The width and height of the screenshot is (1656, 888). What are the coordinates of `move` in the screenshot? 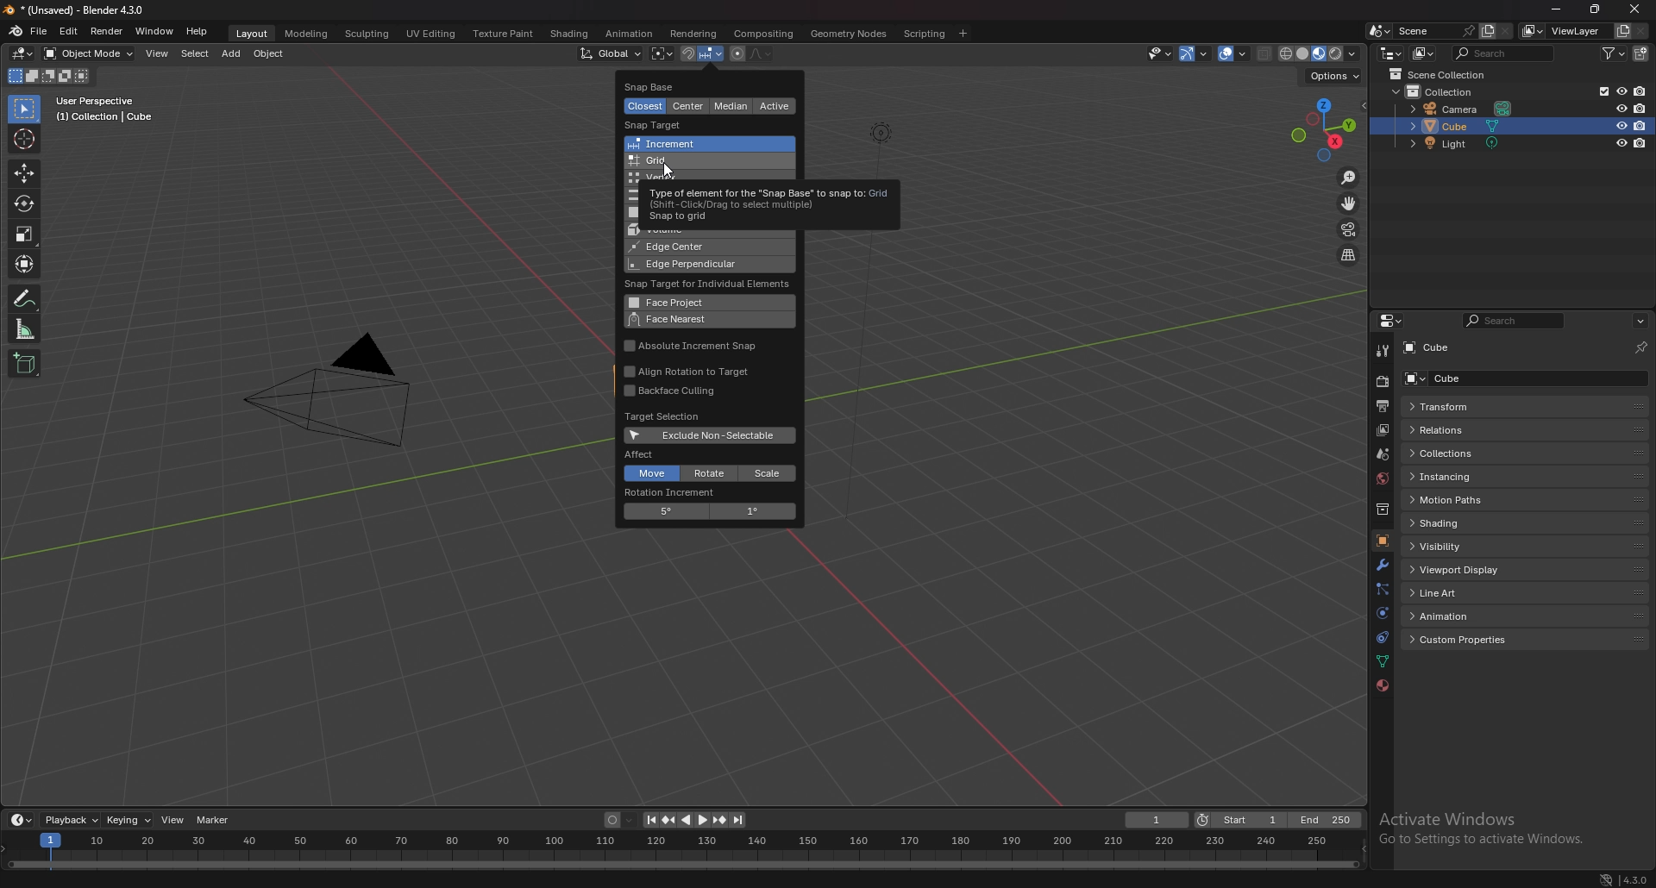 It's located at (24, 173).